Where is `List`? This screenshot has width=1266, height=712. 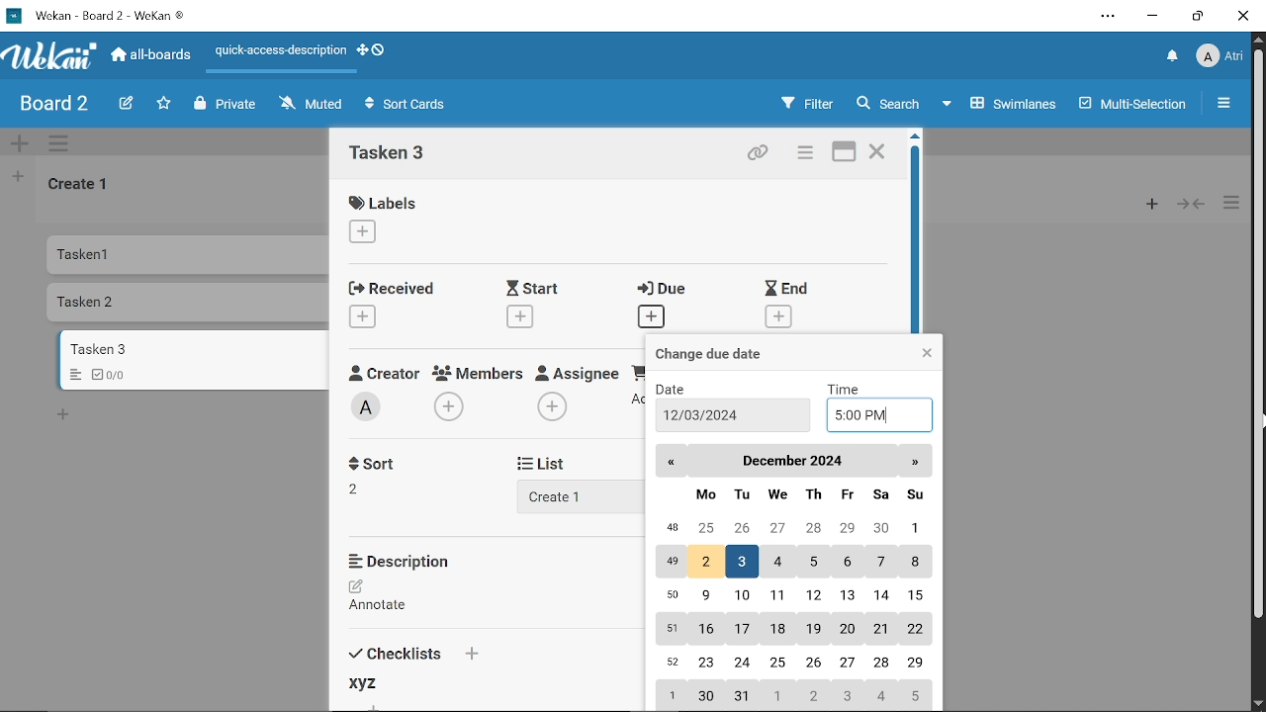
List is located at coordinates (554, 463).